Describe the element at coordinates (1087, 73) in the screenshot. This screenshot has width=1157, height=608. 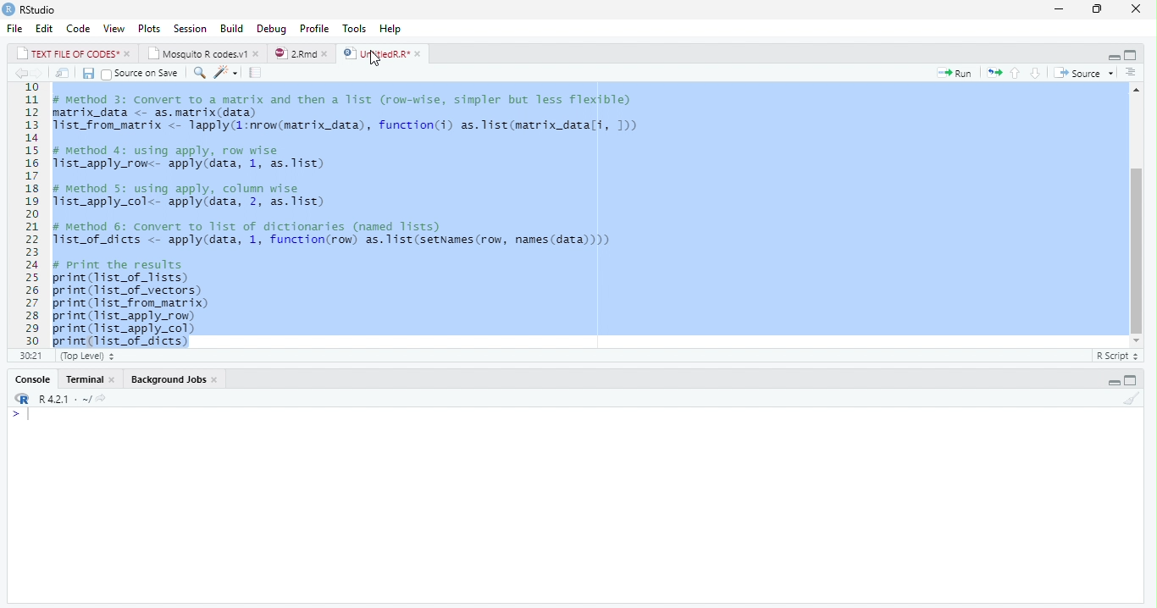
I see `source` at that location.